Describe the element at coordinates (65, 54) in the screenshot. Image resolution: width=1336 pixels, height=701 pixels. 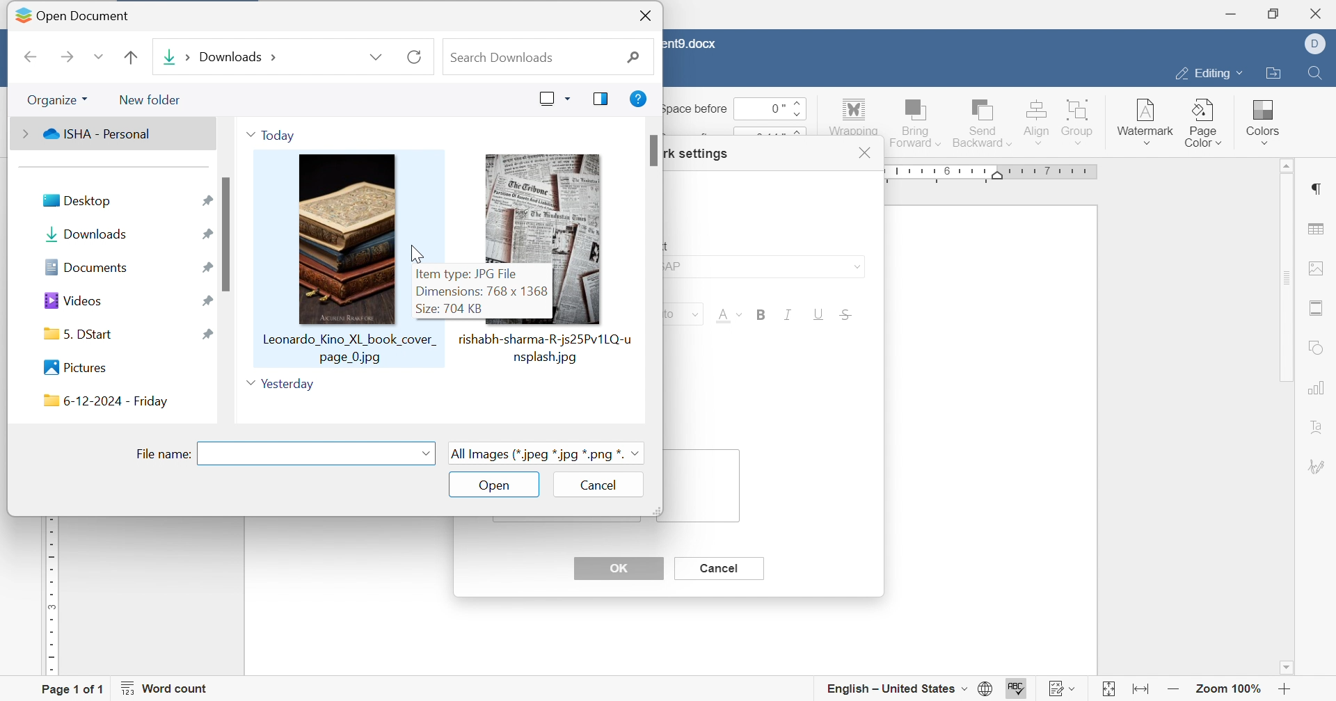
I see `forward` at that location.